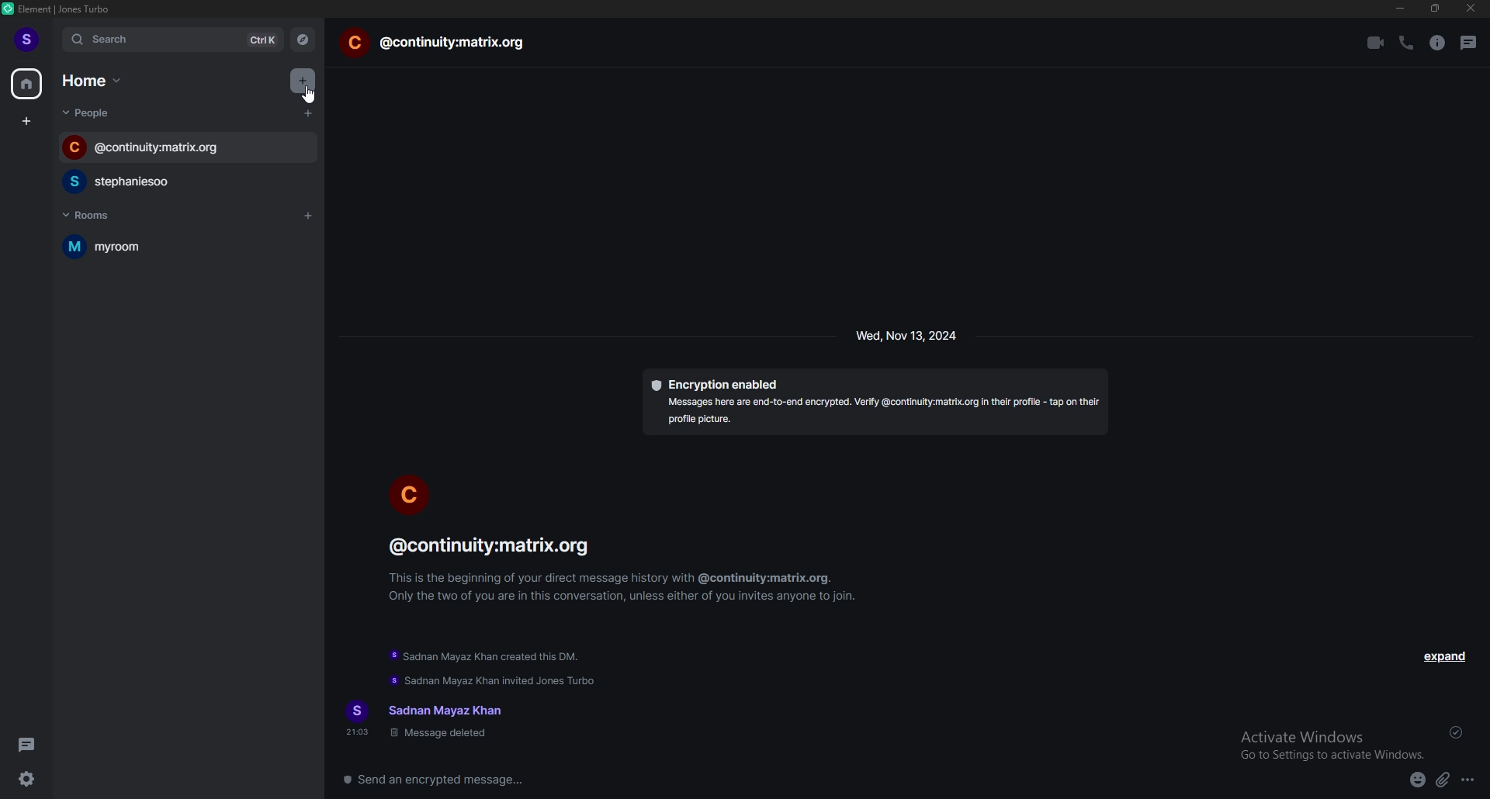 The image size is (1490, 799). I want to click on myroom, so click(151, 247).